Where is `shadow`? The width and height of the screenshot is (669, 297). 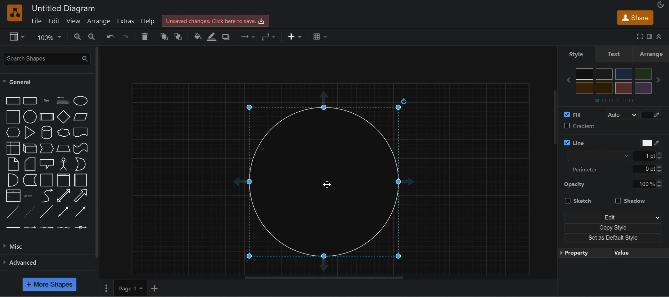 shadow is located at coordinates (228, 37).